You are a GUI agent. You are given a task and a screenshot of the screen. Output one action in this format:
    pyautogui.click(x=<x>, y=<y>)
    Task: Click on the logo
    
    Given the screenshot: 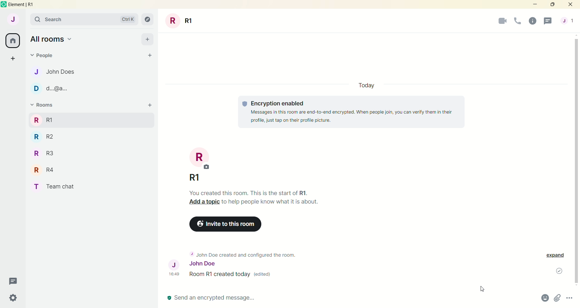 What is the action you would take?
    pyautogui.click(x=4, y=5)
    